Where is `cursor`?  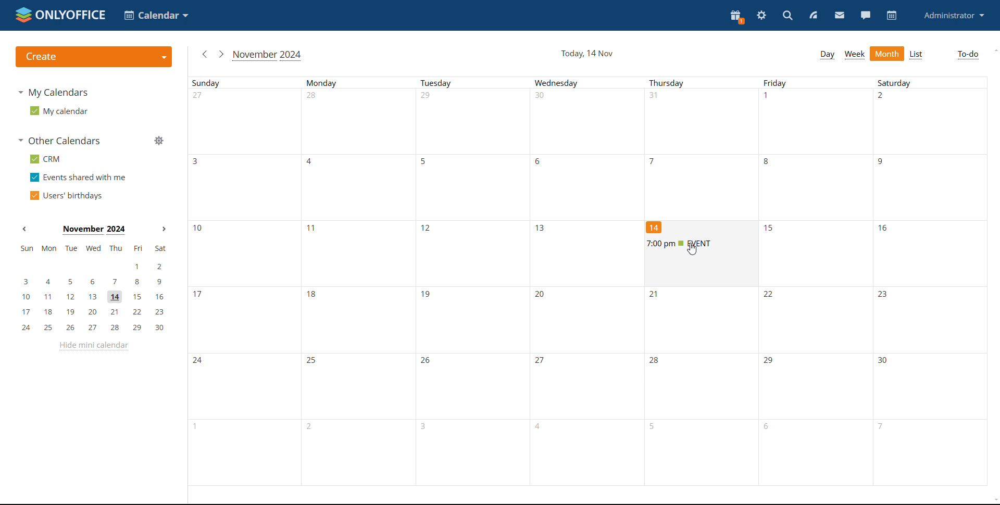
cursor is located at coordinates (692, 249).